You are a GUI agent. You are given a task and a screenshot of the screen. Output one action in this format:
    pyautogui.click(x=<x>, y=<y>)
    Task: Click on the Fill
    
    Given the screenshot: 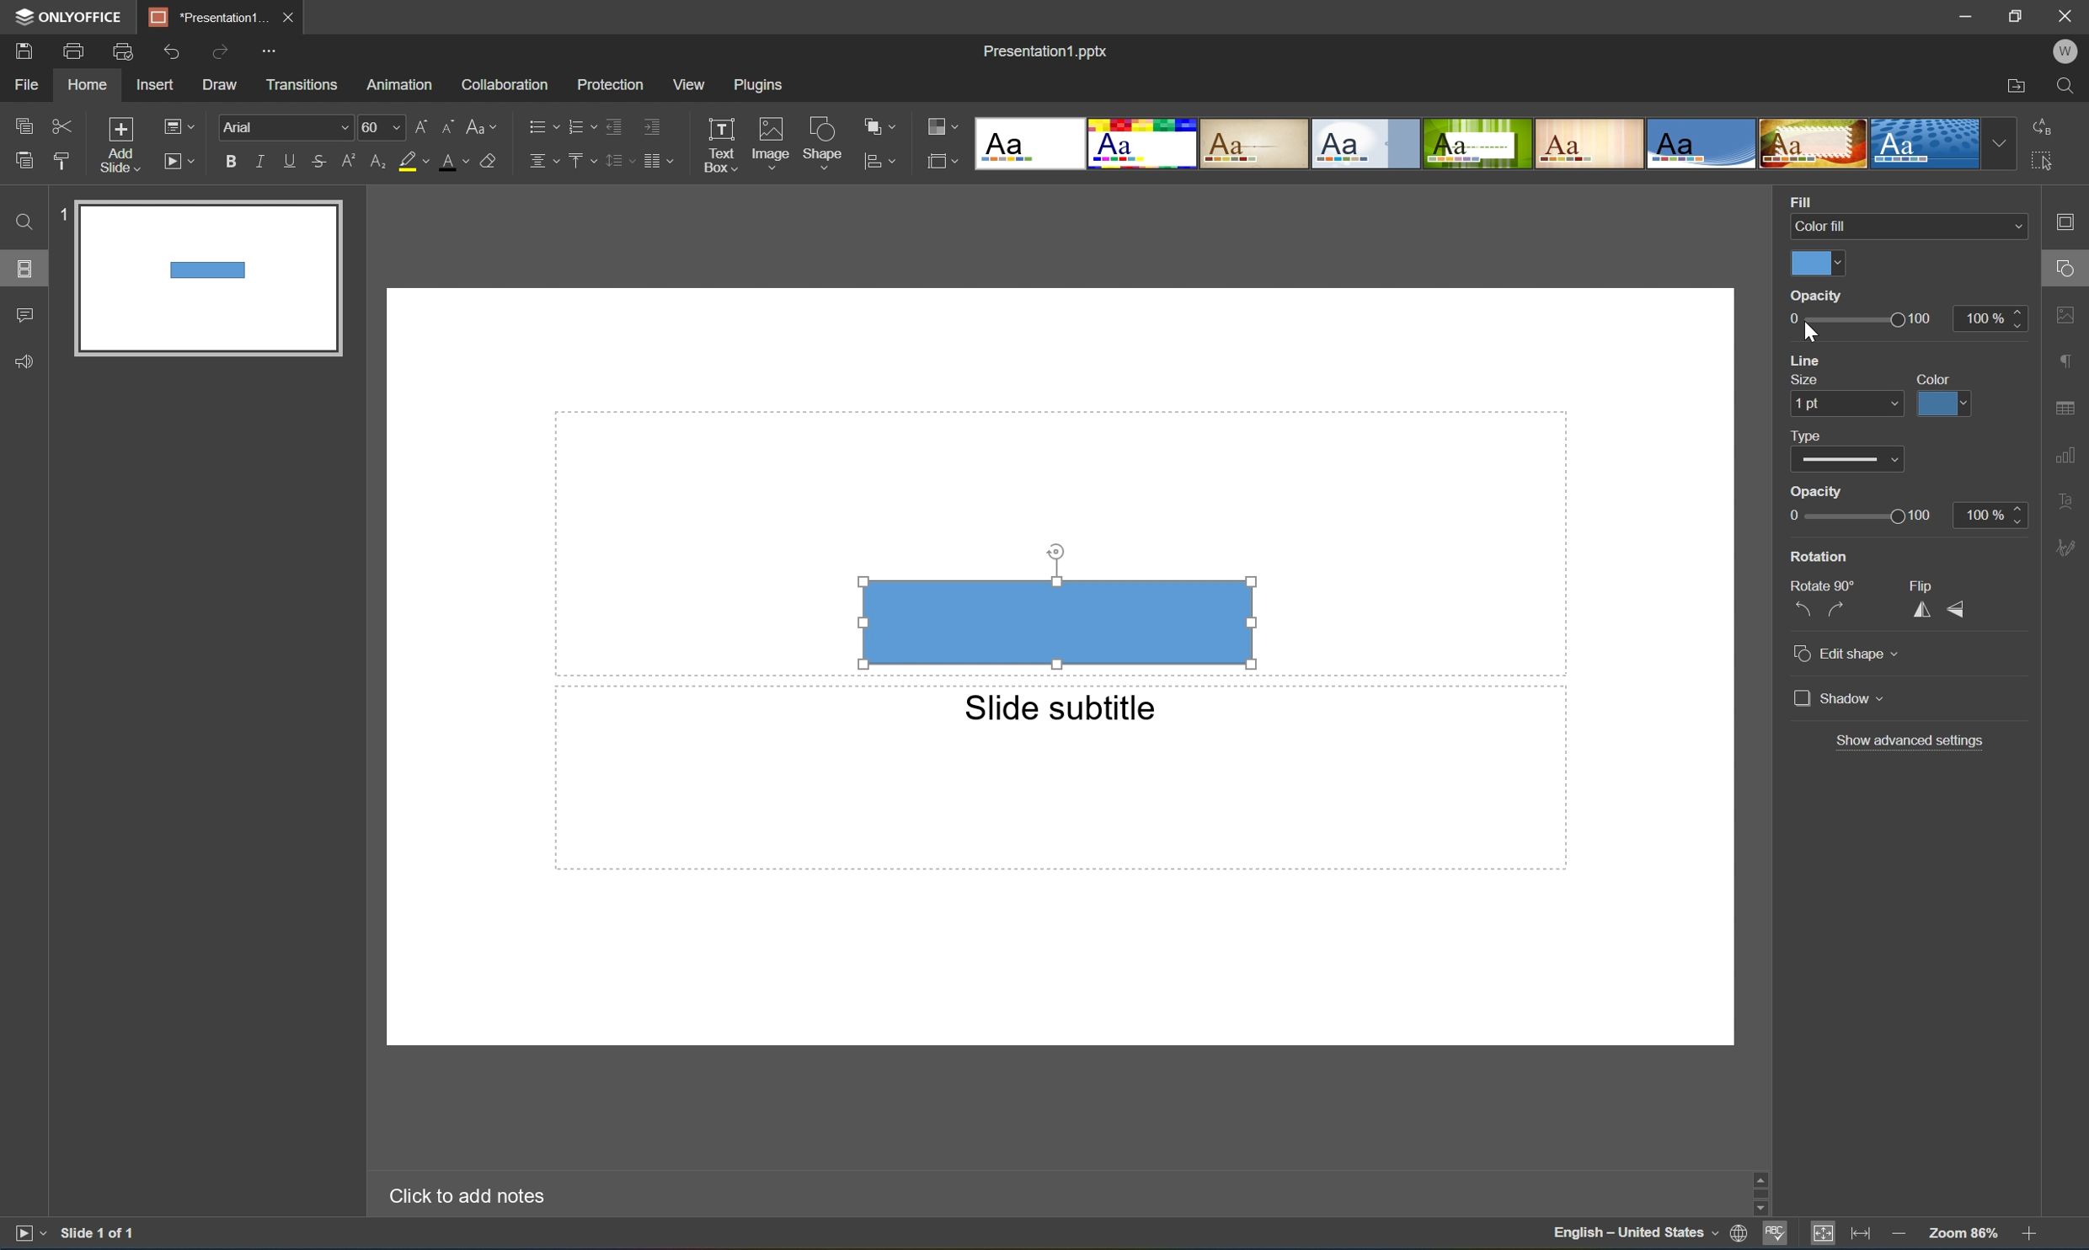 What is the action you would take?
    pyautogui.click(x=1806, y=200)
    